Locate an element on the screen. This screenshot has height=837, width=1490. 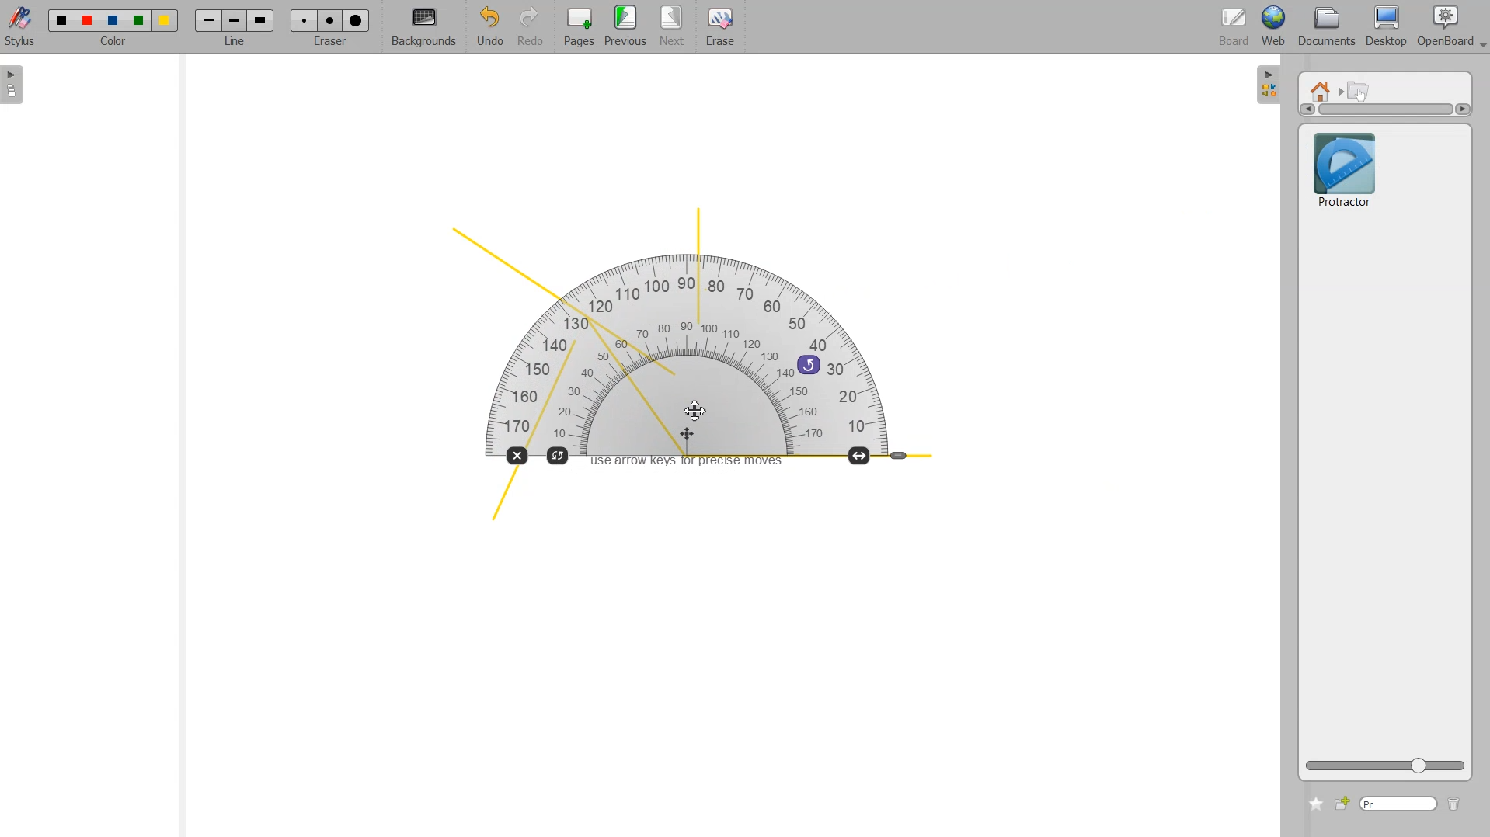
ZOOM Icon  is located at coordinates (1385, 766).